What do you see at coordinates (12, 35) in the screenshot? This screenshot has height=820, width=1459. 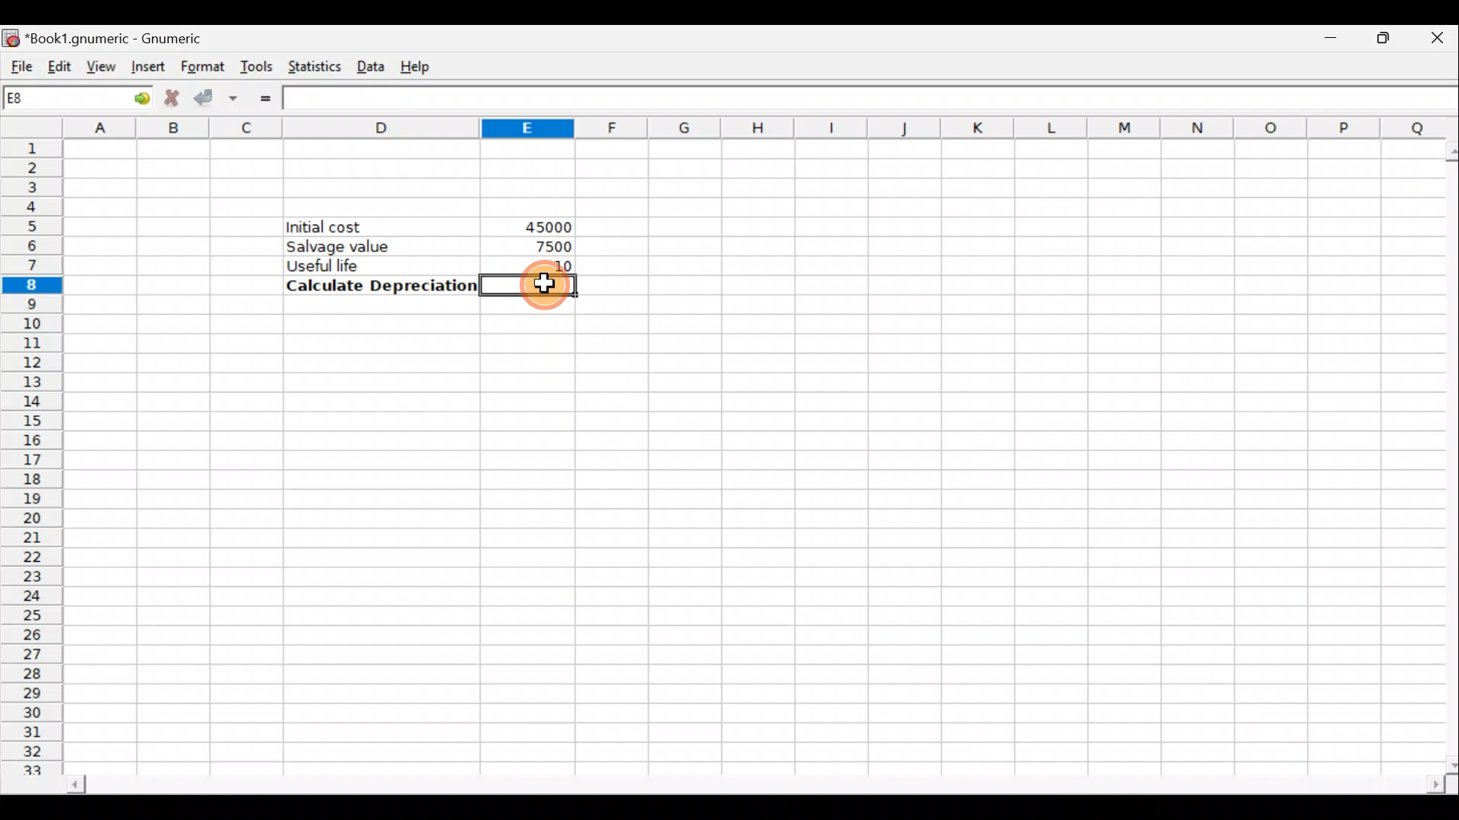 I see `Gnumeric logo` at bounding box center [12, 35].